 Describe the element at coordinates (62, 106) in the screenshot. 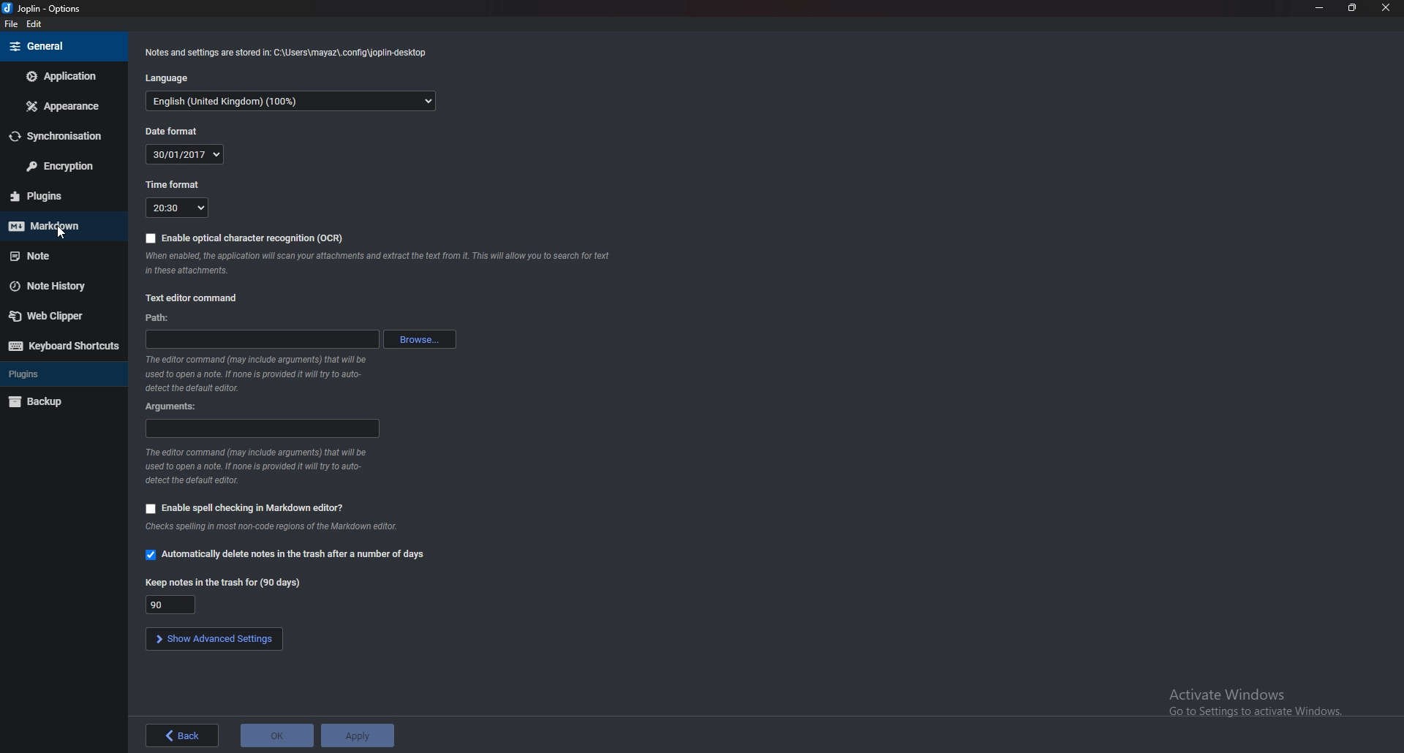

I see `appearance` at that location.